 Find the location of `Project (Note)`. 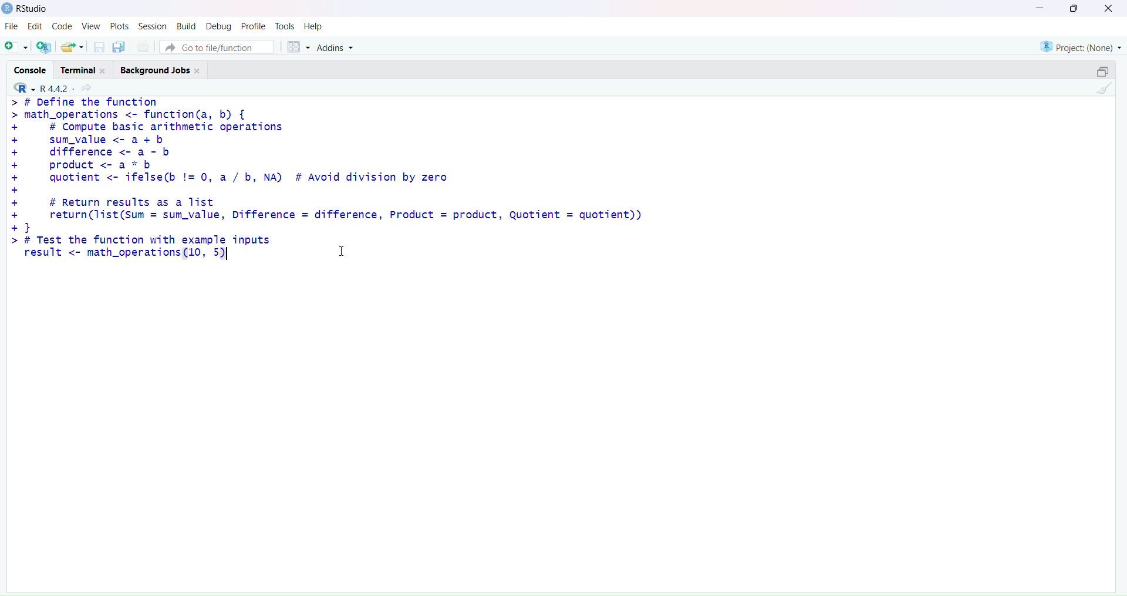

Project (Note) is located at coordinates (1080, 46).